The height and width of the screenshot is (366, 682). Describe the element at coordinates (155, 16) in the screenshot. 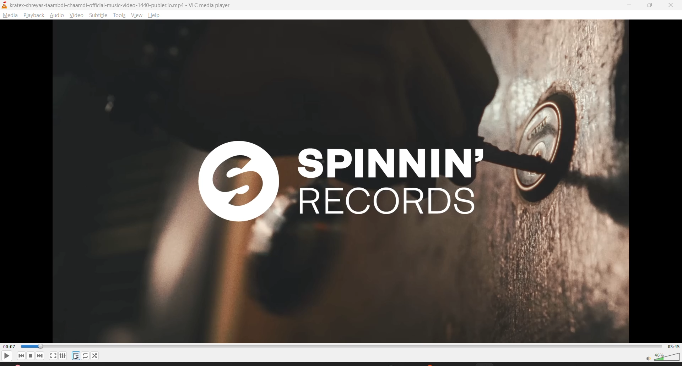

I see `help` at that location.